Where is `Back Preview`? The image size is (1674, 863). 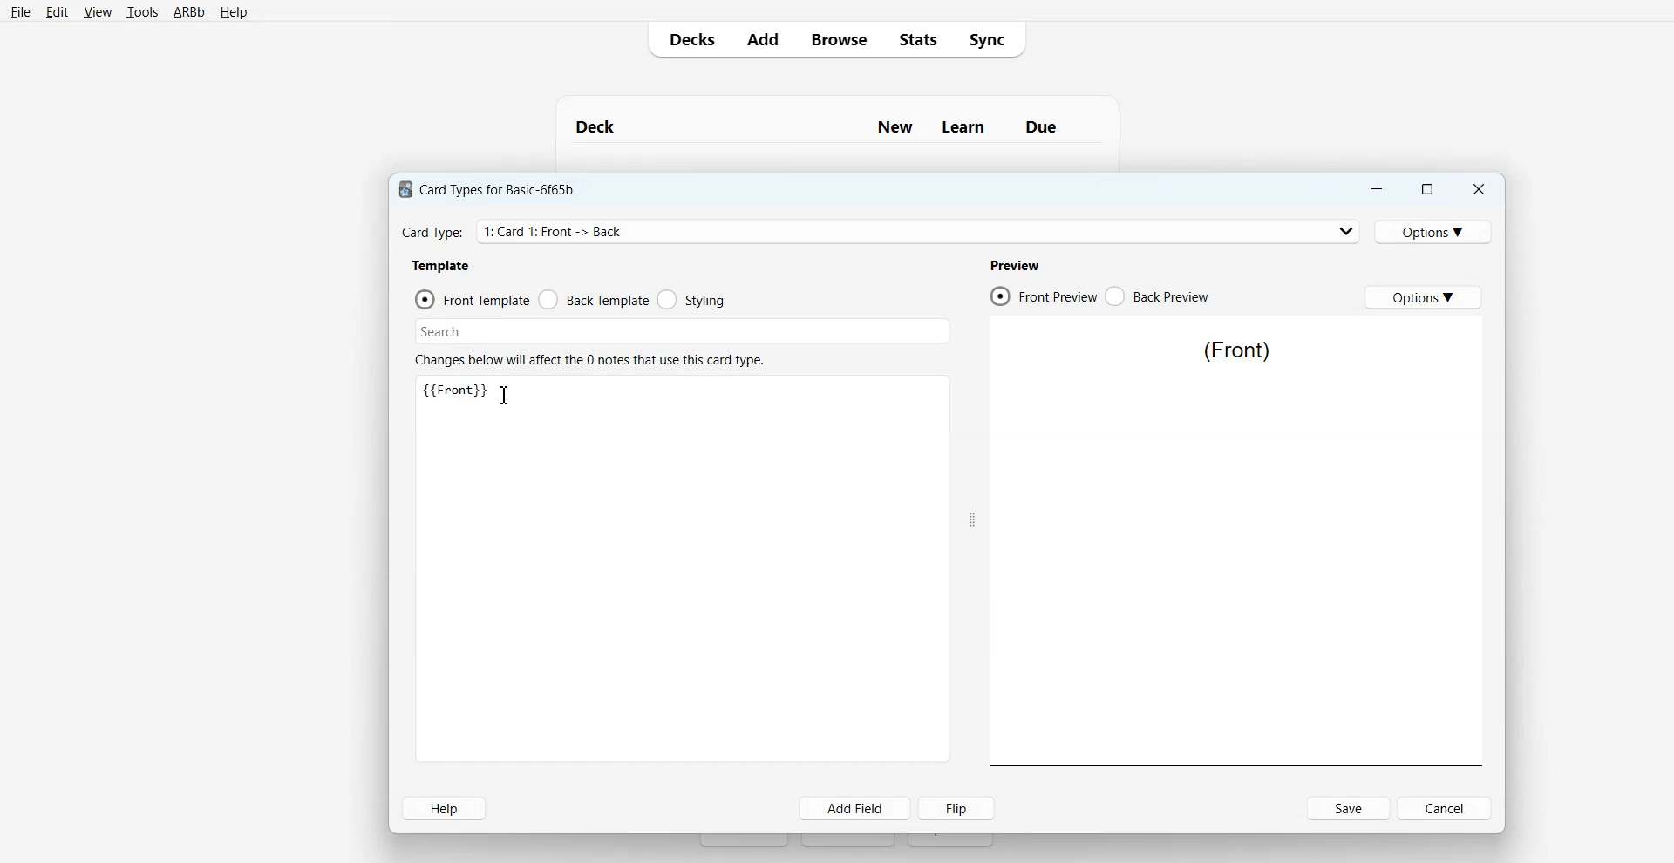 Back Preview is located at coordinates (1157, 296).